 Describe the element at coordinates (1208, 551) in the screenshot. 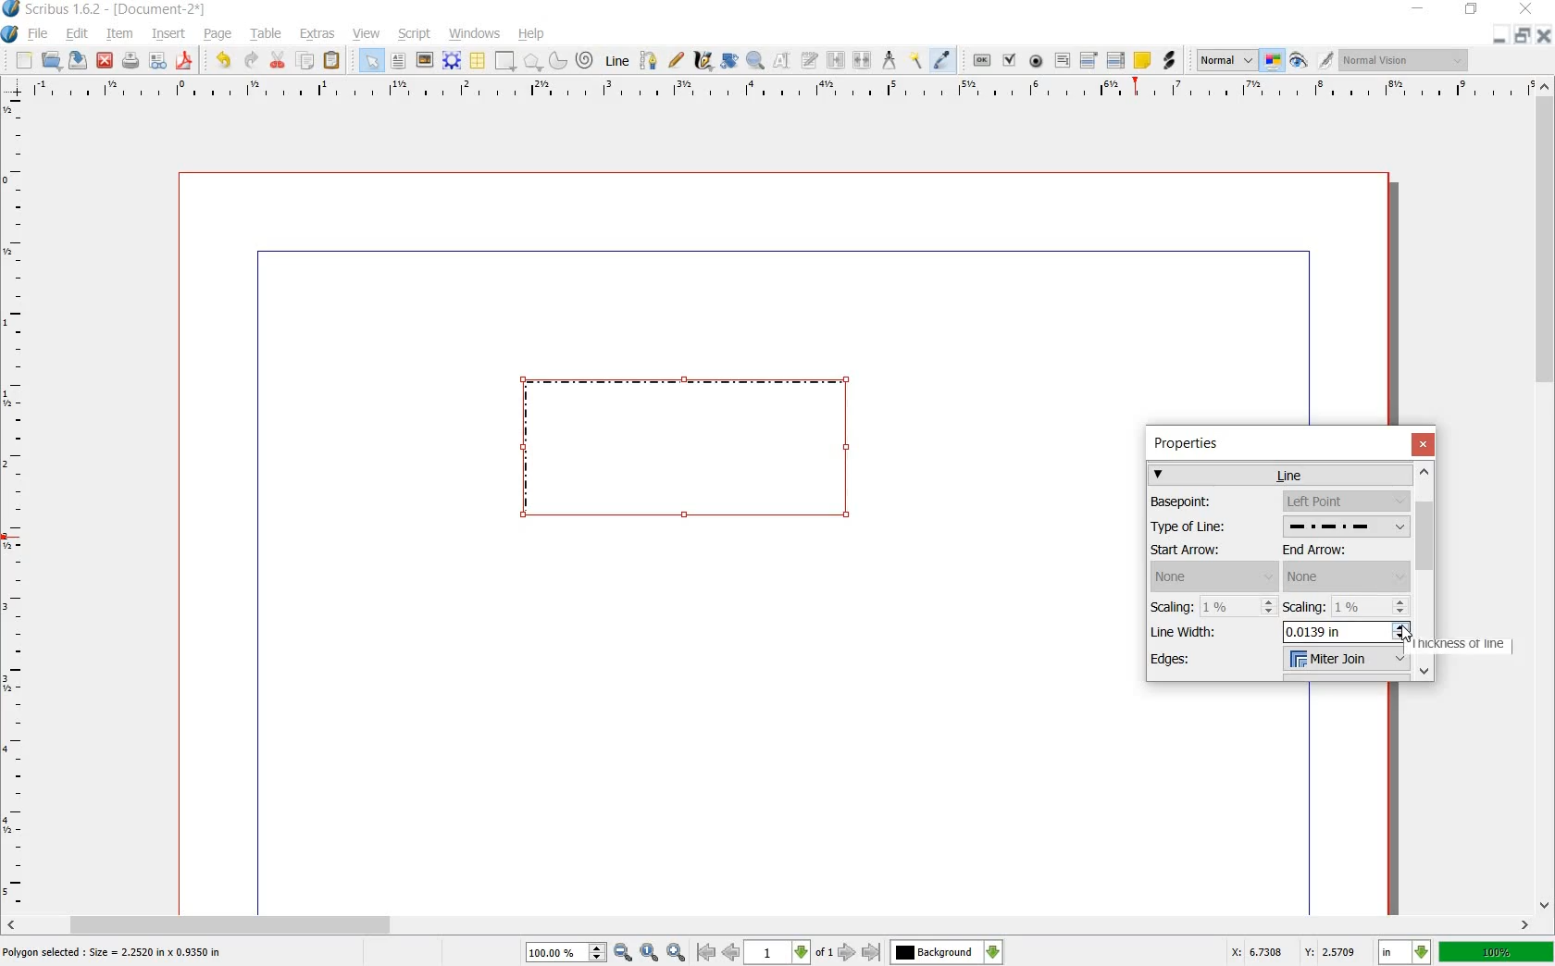

I see `Start Arrow:` at that location.